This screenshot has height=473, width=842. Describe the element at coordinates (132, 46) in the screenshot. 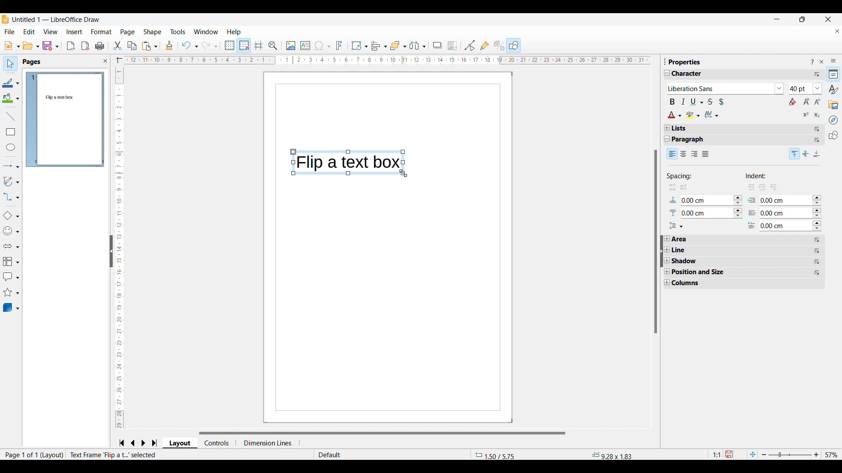

I see `Copy` at that location.